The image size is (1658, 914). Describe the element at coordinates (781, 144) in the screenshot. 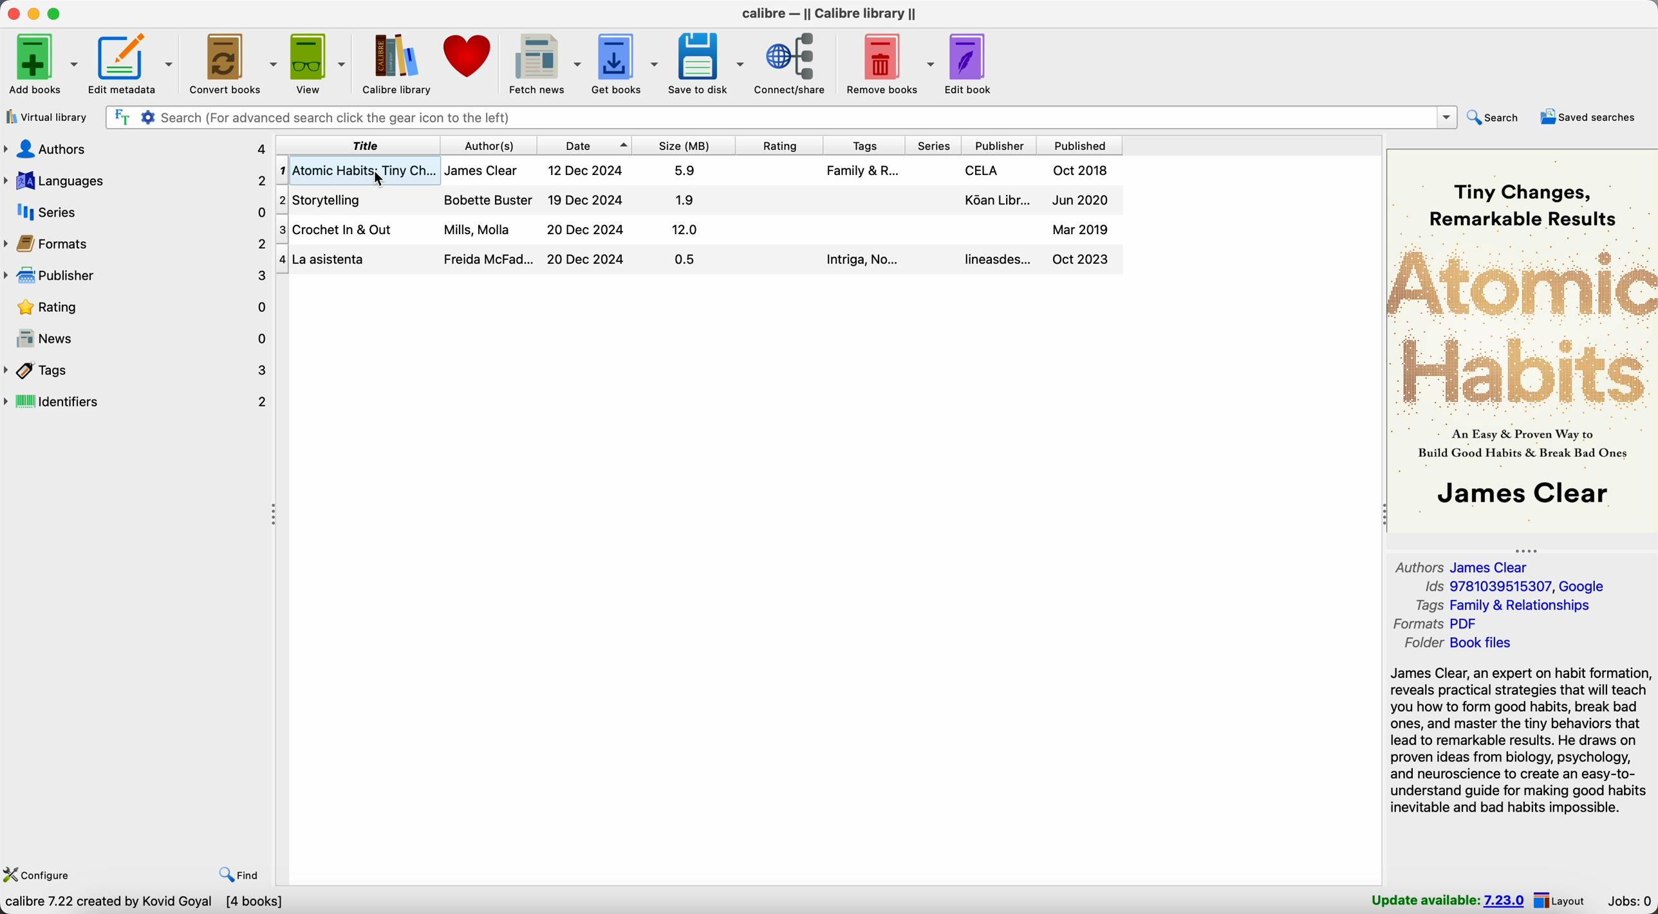

I see `rating` at that location.